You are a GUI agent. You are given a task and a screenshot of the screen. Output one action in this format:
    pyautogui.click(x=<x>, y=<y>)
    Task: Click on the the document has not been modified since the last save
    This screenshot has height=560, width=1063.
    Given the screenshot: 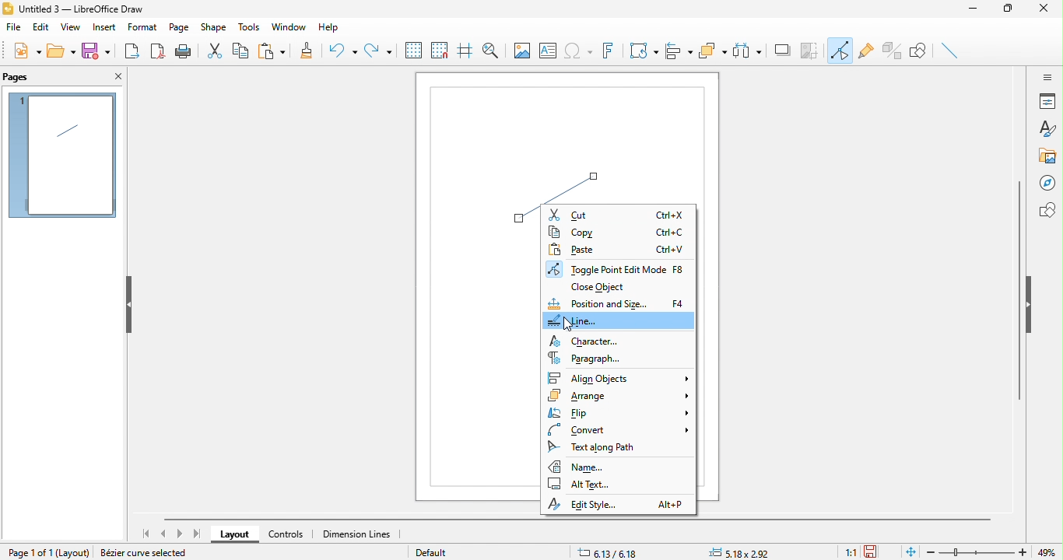 What is the action you would take?
    pyautogui.click(x=877, y=551)
    